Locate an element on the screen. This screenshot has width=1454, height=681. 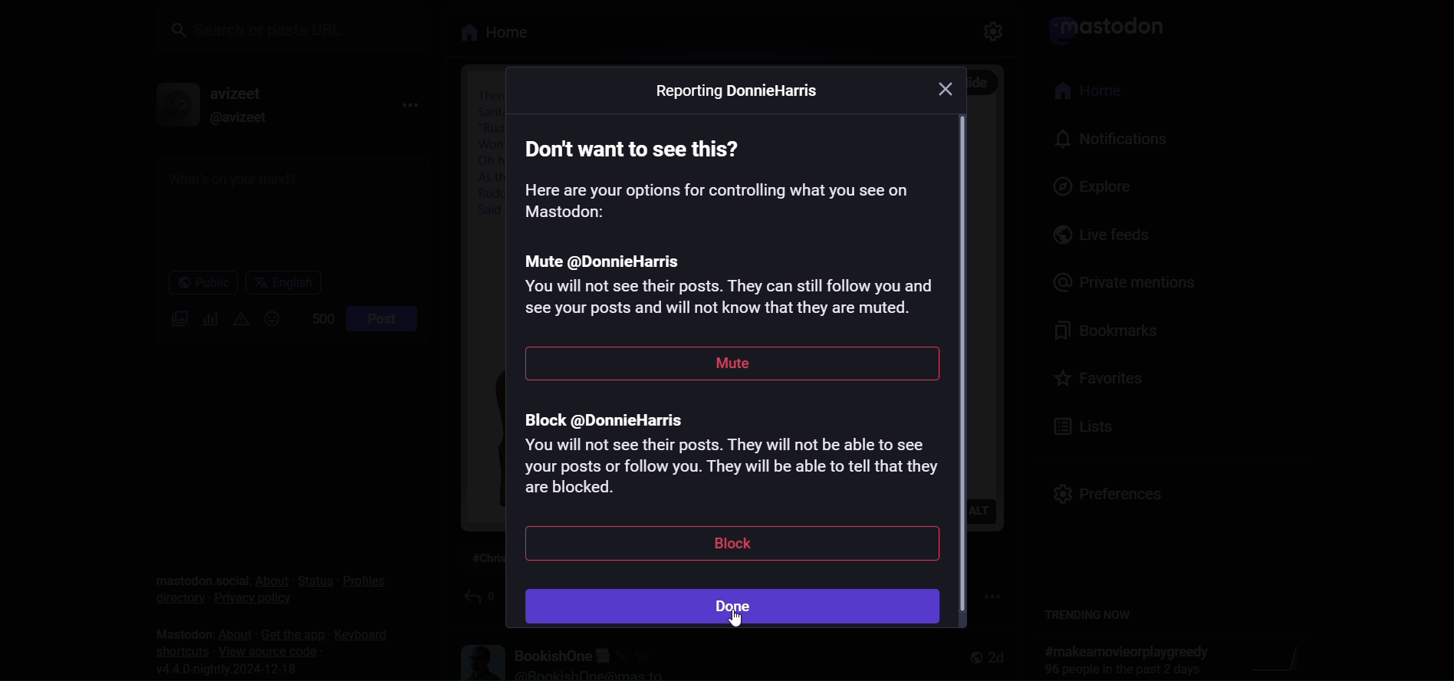
poll is located at coordinates (206, 317).